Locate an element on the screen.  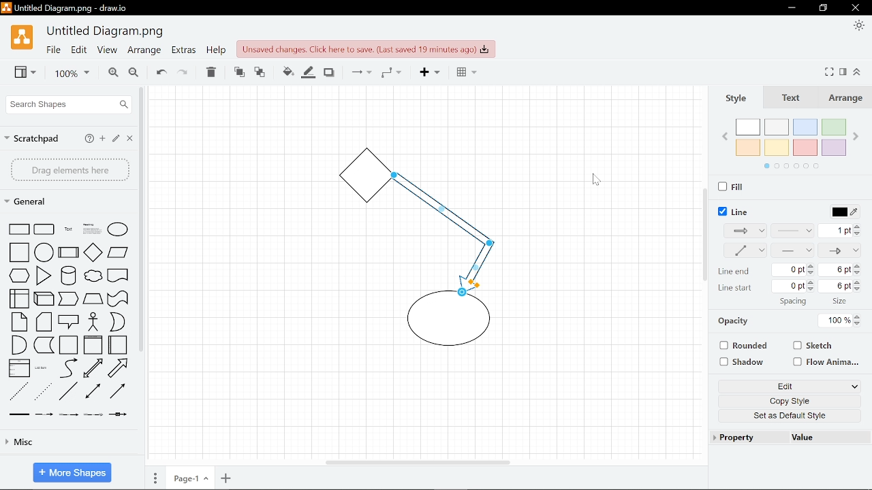
» Property is located at coordinates (736, 437).